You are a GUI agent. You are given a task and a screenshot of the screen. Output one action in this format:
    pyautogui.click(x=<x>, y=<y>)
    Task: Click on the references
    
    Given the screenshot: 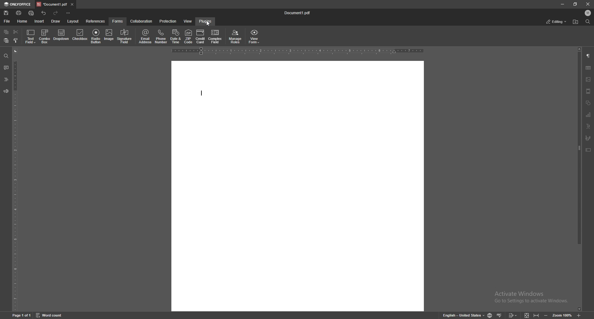 What is the action you would take?
    pyautogui.click(x=96, y=21)
    